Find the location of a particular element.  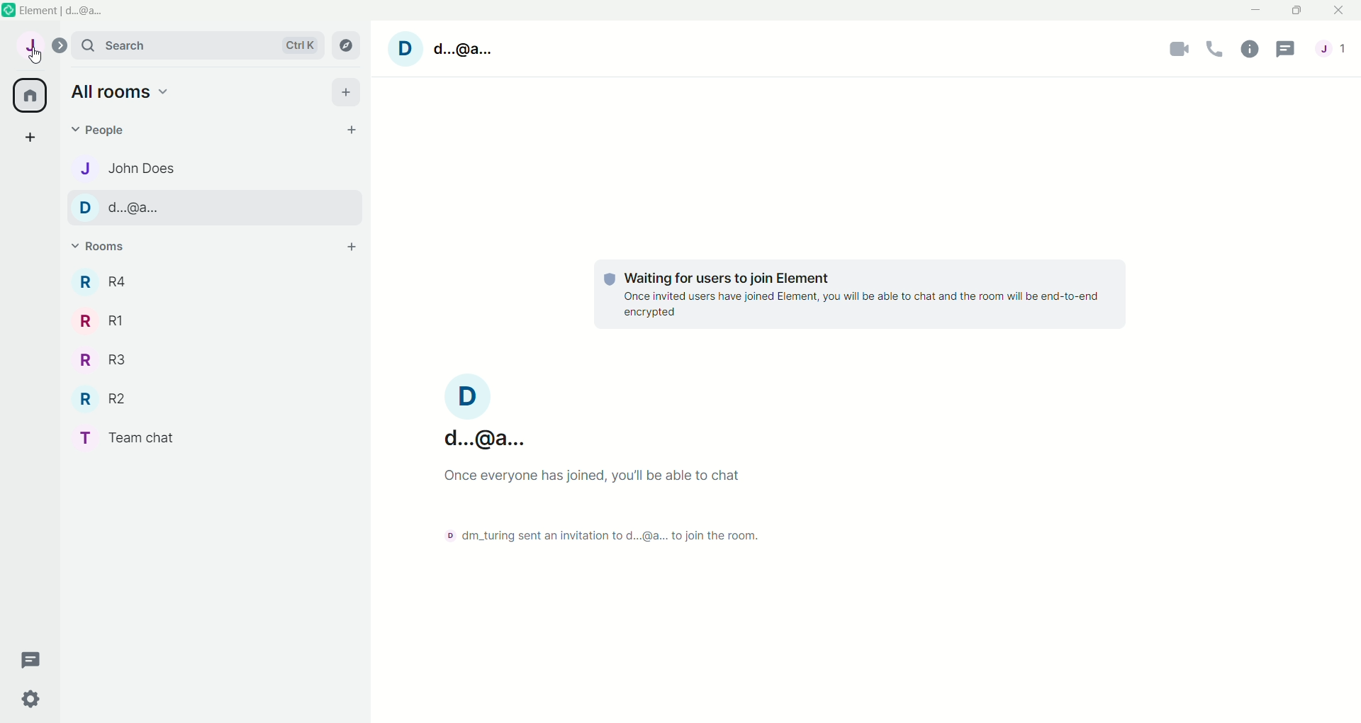

User options is located at coordinates (28, 48).